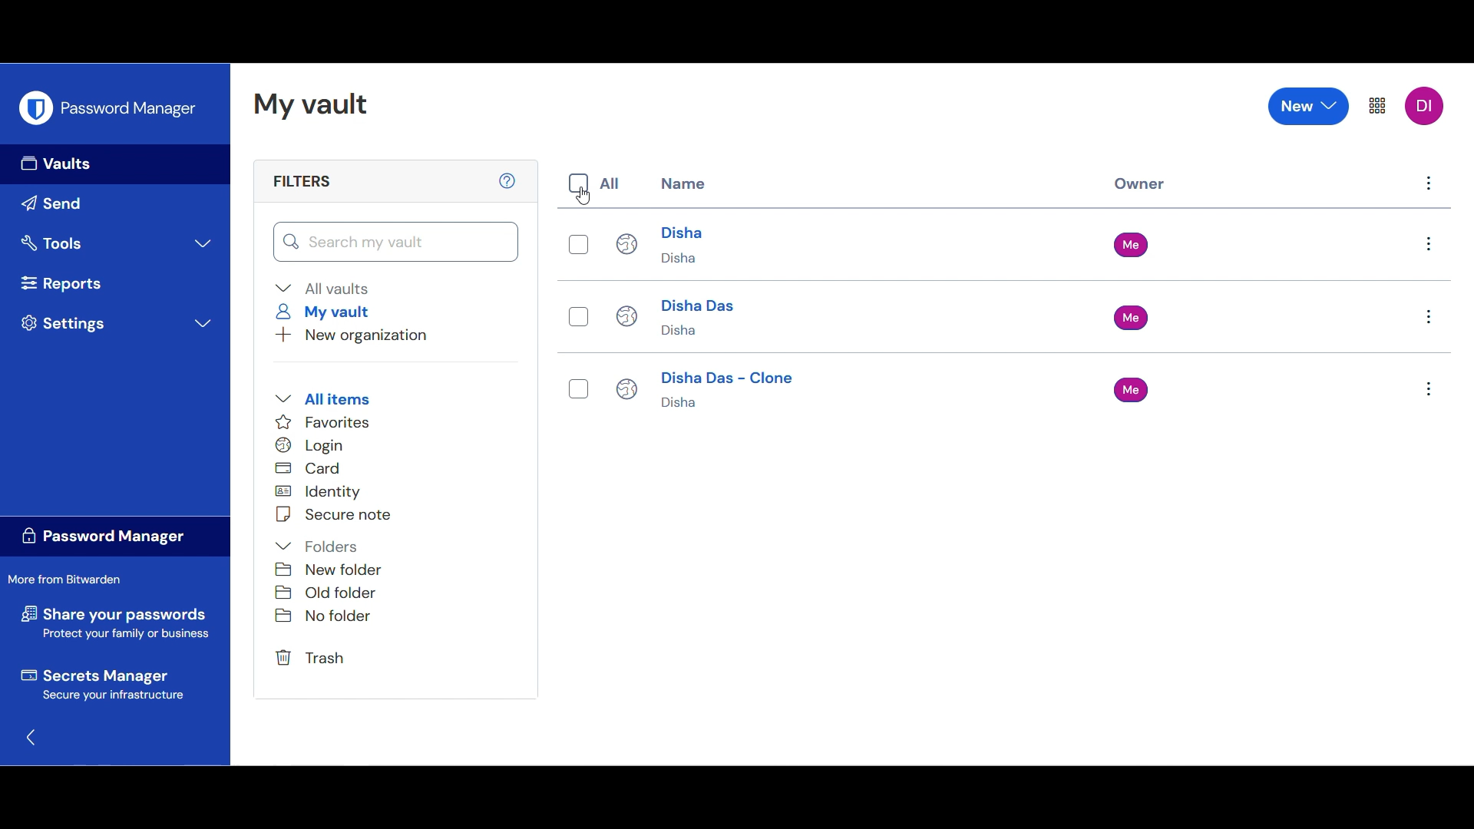 This screenshot has height=829, width=1474. Describe the element at coordinates (117, 243) in the screenshot. I see `Expand tools` at that location.